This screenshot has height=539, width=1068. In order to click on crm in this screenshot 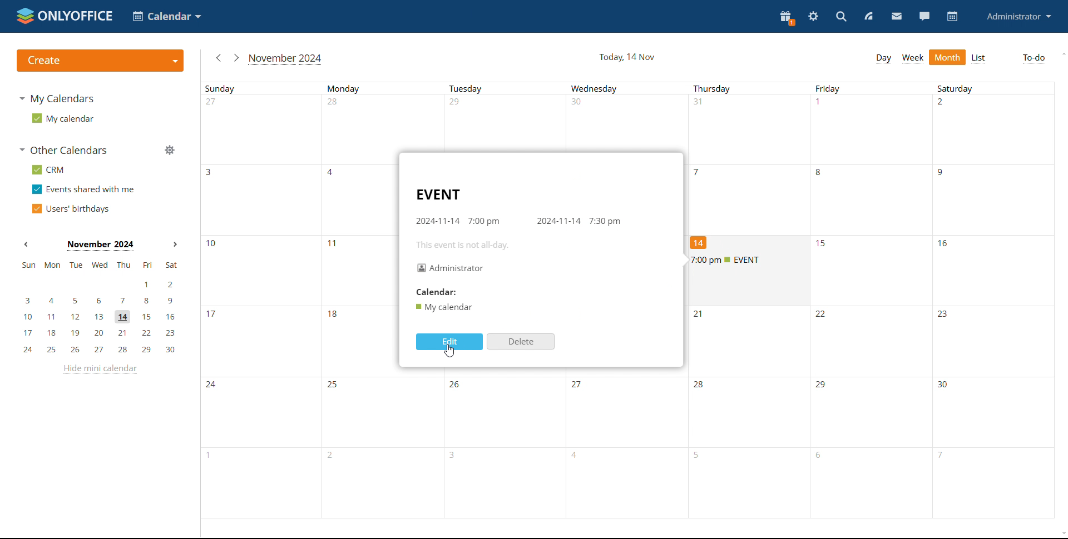, I will do `click(48, 170)`.